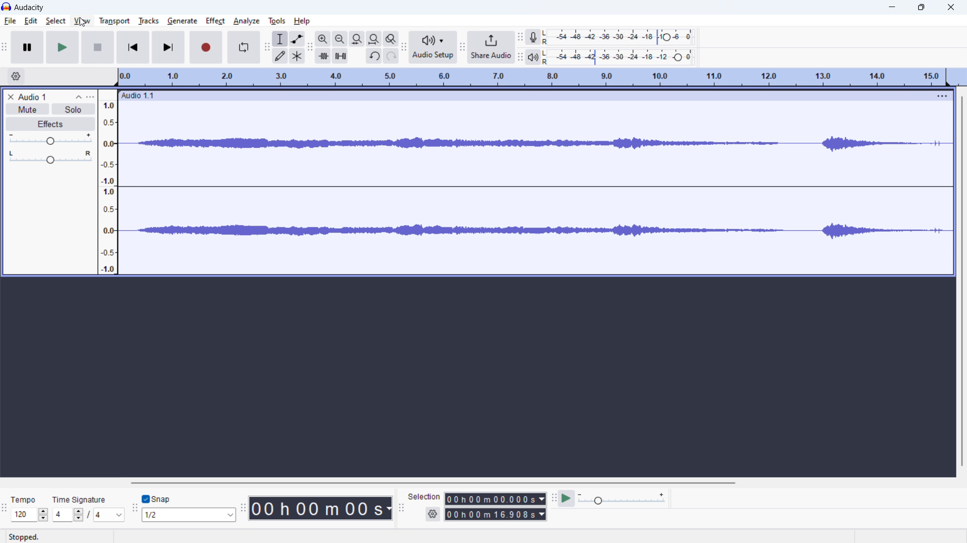 Image resolution: width=967 pixels, height=543 pixels. I want to click on playback level, so click(622, 57).